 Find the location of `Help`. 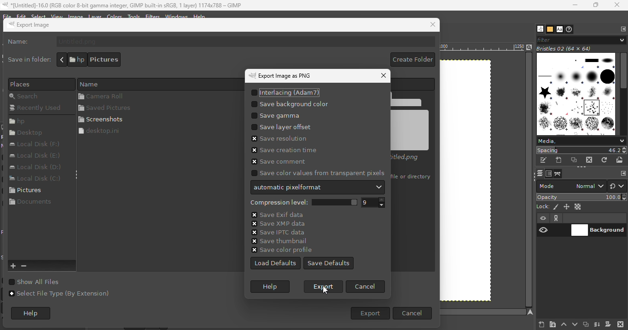

Help is located at coordinates (35, 314).